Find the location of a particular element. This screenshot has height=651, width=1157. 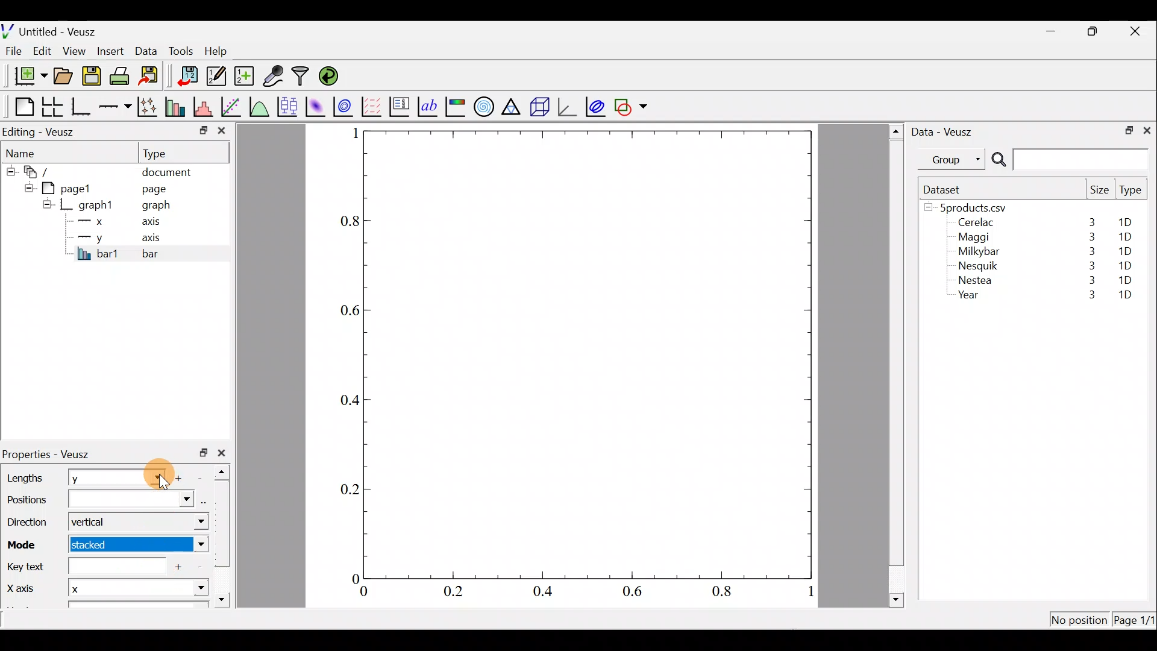

Create new dataset using ranges, parametrically, or as functions of existing datasets. is located at coordinates (245, 77).